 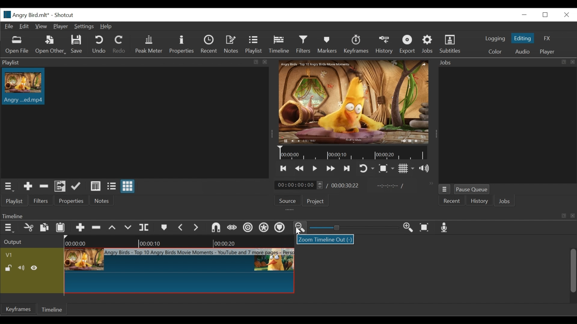 What do you see at coordinates (407, 169) in the screenshot?
I see `Toggle display grid on player` at bounding box center [407, 169].